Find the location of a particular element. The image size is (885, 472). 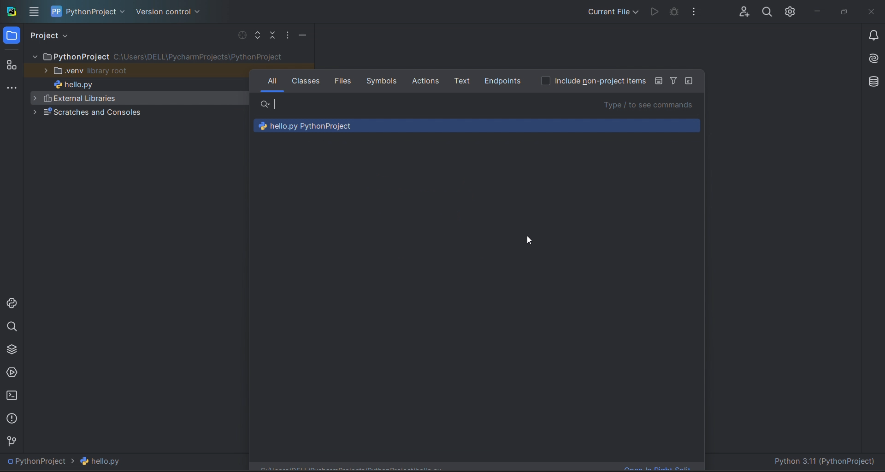

option is located at coordinates (592, 81).